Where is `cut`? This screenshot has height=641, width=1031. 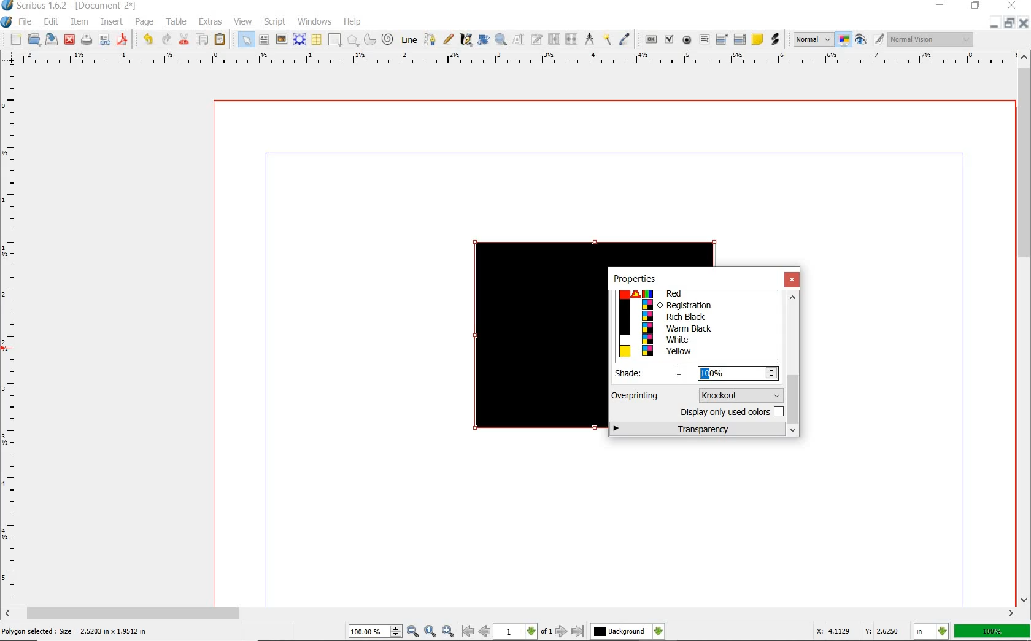 cut is located at coordinates (183, 41).